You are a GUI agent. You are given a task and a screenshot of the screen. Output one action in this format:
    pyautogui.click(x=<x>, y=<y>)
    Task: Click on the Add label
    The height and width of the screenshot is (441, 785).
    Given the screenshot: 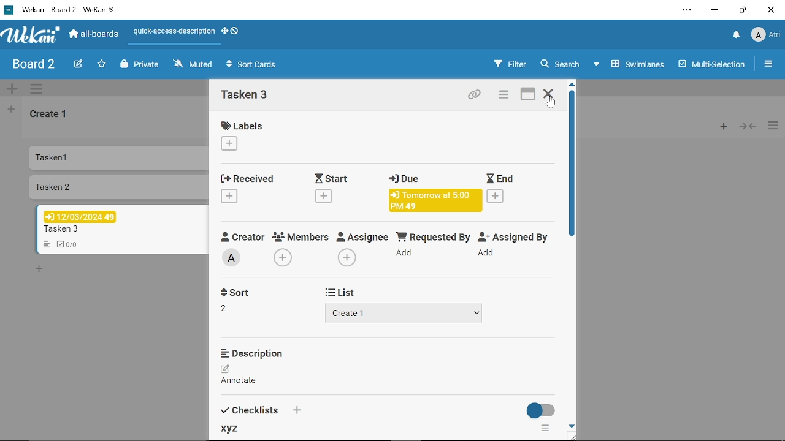 What is the action you would take?
    pyautogui.click(x=229, y=145)
    